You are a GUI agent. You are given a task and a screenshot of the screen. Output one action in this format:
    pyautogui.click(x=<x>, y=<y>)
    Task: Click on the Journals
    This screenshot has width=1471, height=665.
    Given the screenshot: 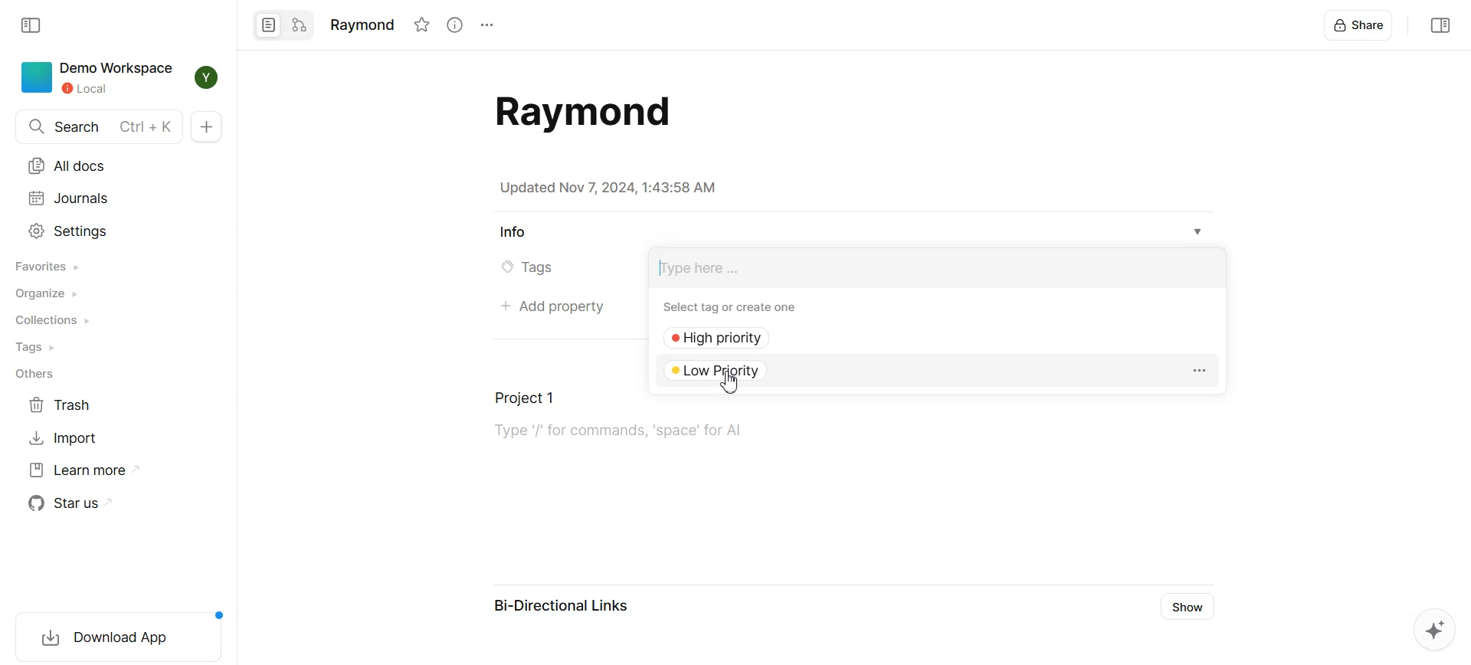 What is the action you would take?
    pyautogui.click(x=69, y=198)
    